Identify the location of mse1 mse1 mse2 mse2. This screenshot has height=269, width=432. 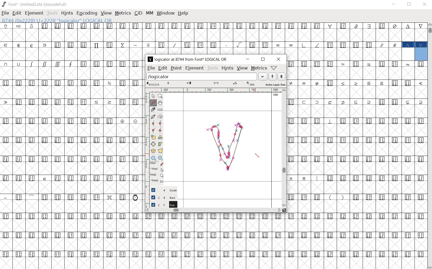
(155, 173).